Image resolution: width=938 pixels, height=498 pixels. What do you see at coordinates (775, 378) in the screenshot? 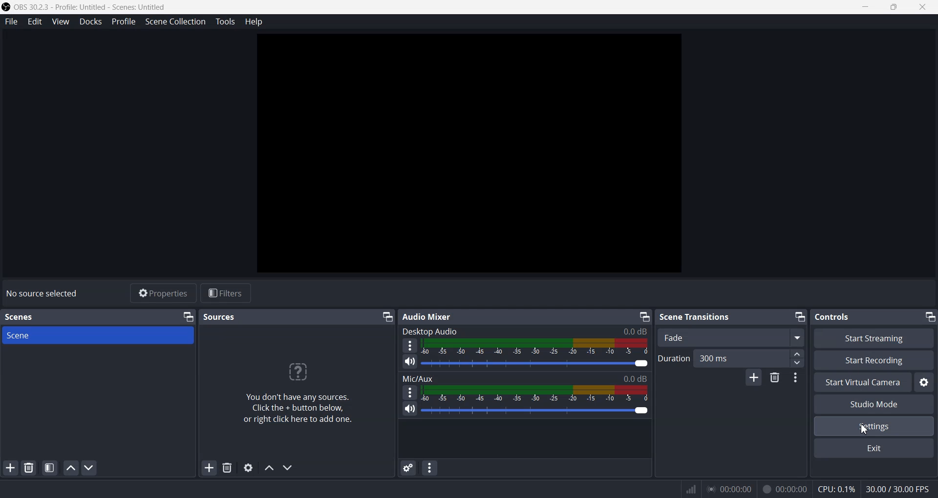
I see `Remove configurable transition` at bounding box center [775, 378].